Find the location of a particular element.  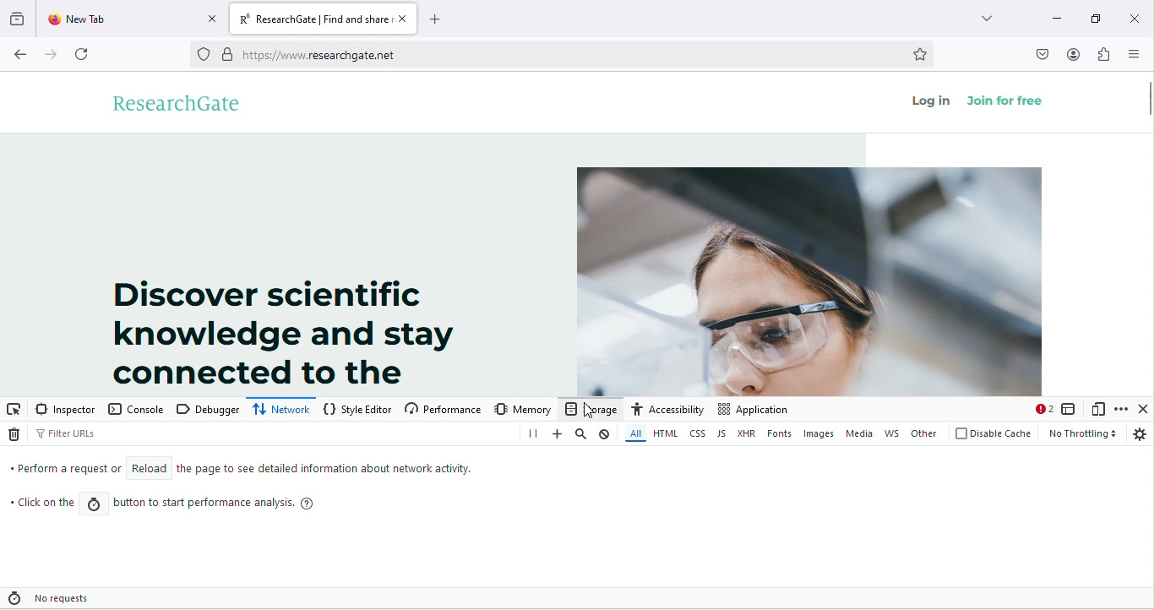

https://www.researchgate.net is located at coordinates (569, 55).